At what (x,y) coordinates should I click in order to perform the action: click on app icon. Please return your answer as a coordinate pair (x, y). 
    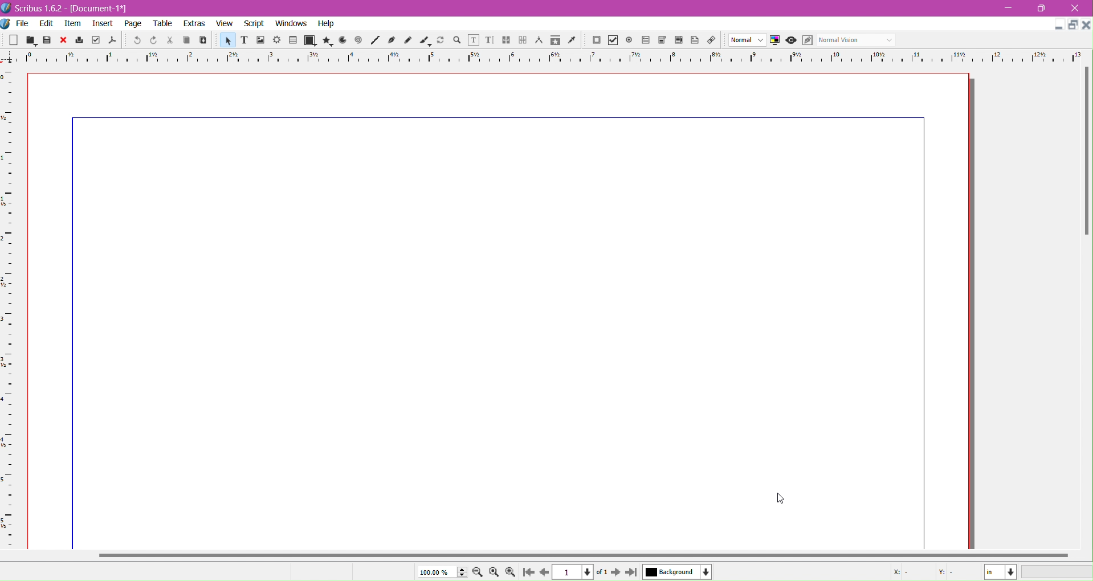
    Looking at the image, I should click on (7, 8).